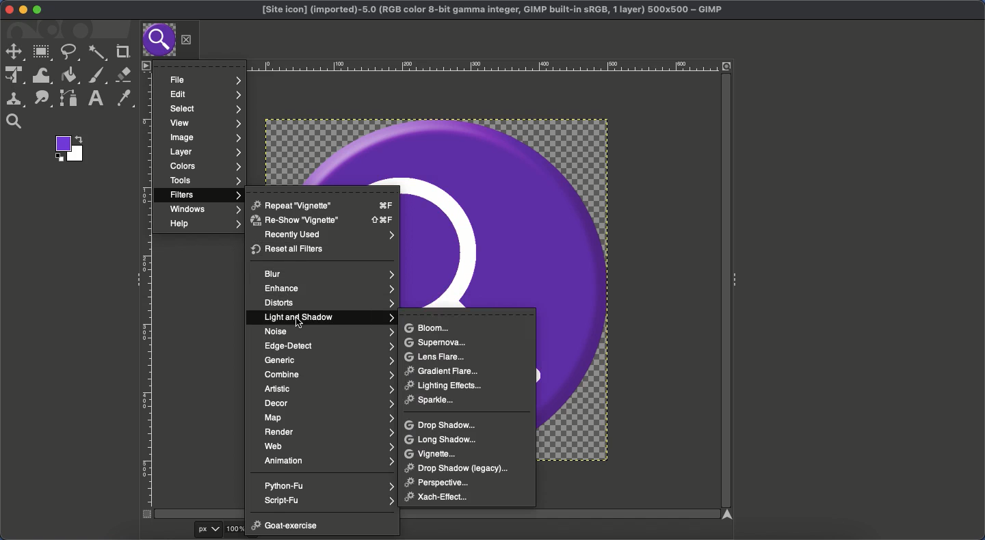  What do you see at coordinates (433, 66) in the screenshot?
I see `Ruler` at bounding box center [433, 66].